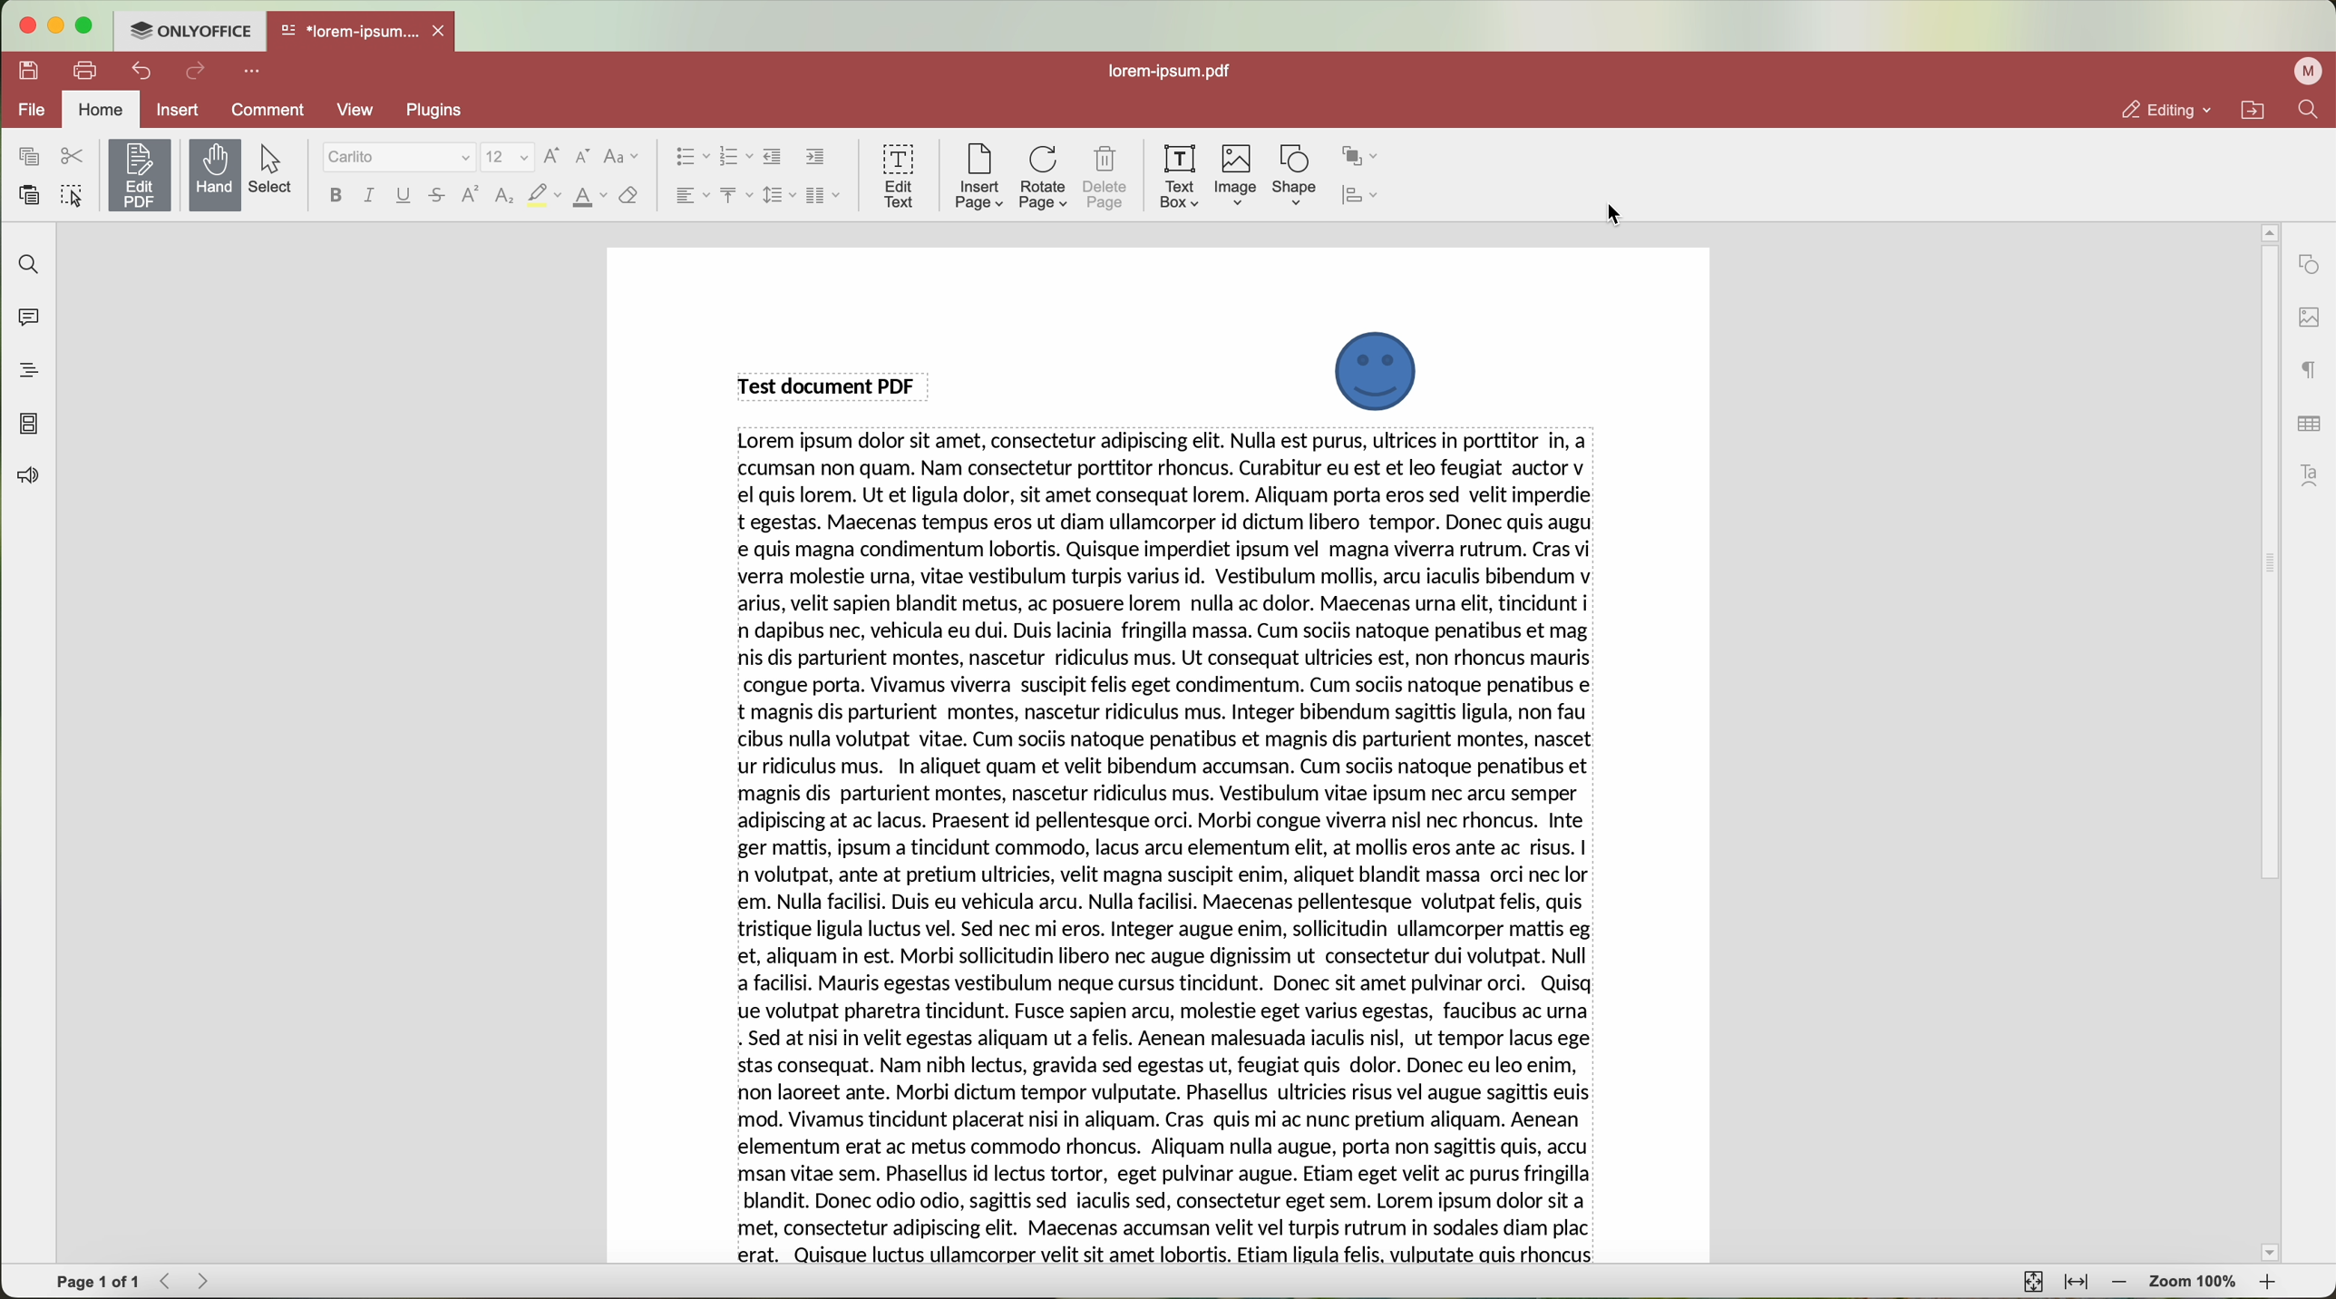  I want to click on select all, so click(74, 199).